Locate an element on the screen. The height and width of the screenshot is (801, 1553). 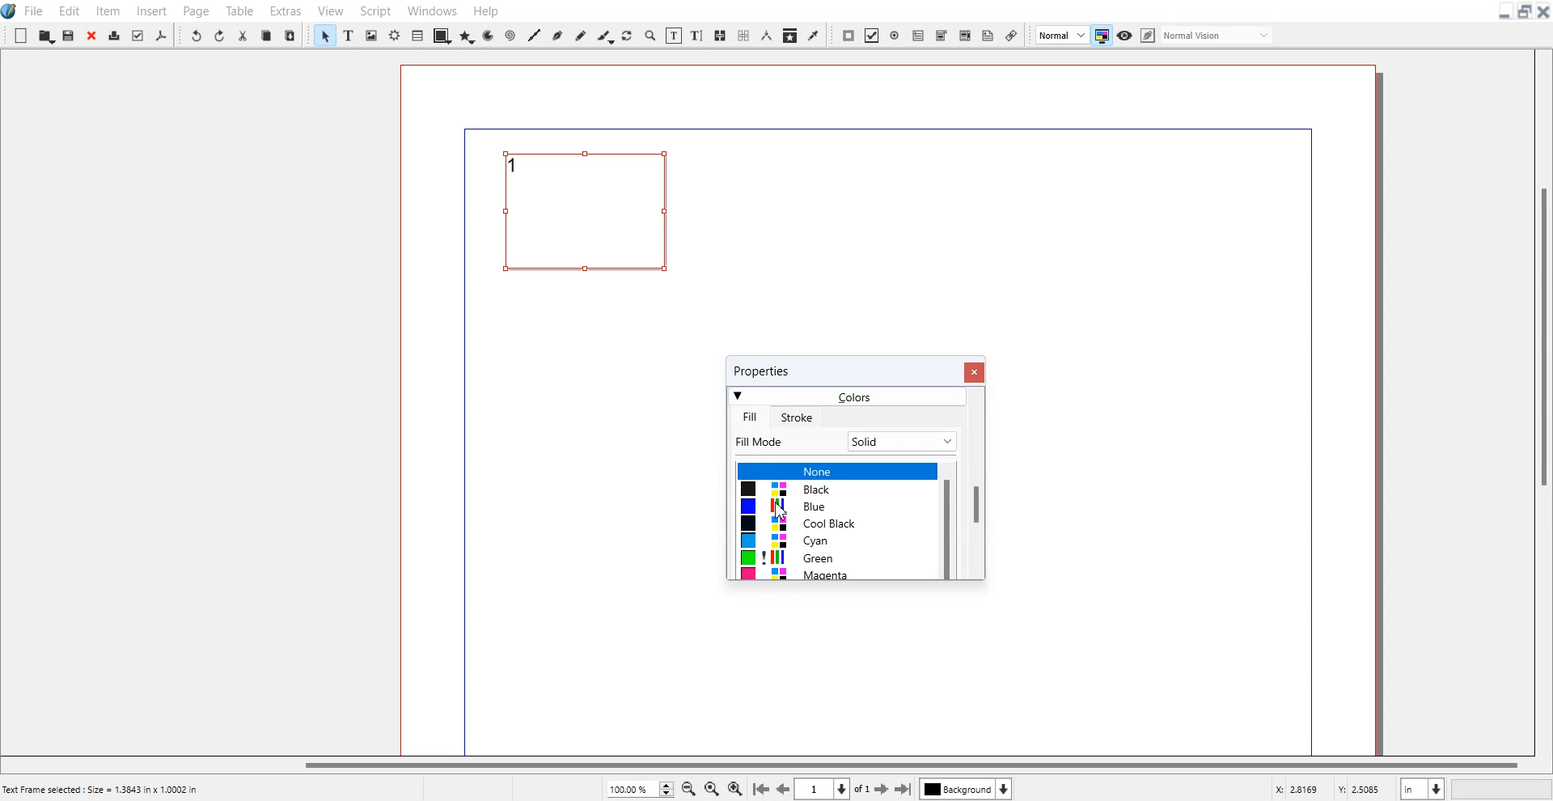
PDF Push Button is located at coordinates (848, 36).